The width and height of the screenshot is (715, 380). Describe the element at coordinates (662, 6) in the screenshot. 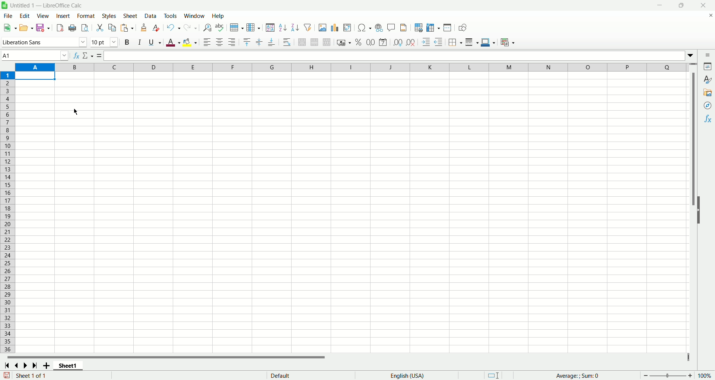

I see `minimize` at that location.